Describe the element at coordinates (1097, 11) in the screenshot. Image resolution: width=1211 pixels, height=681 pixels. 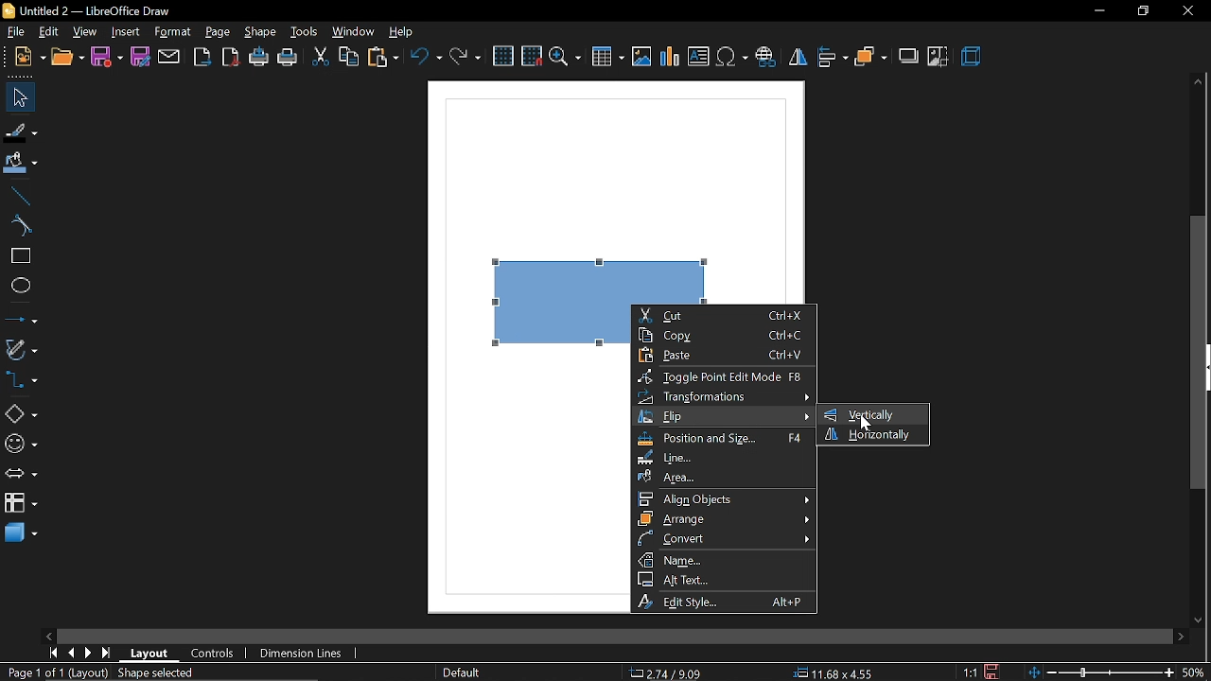
I see `minimize` at that location.